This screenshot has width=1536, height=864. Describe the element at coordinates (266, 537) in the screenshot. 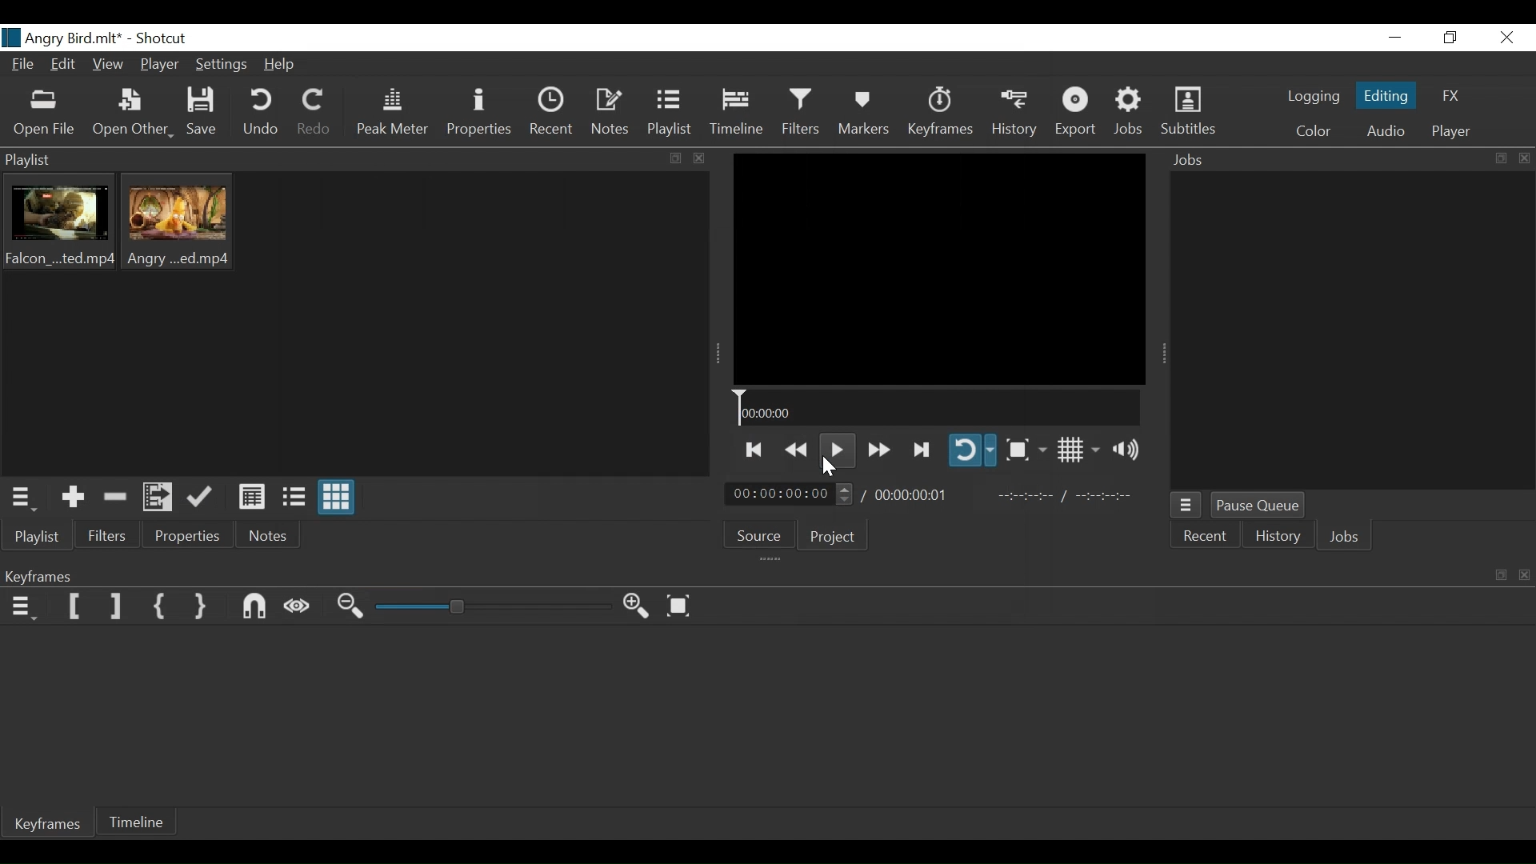

I see `Notes` at that location.